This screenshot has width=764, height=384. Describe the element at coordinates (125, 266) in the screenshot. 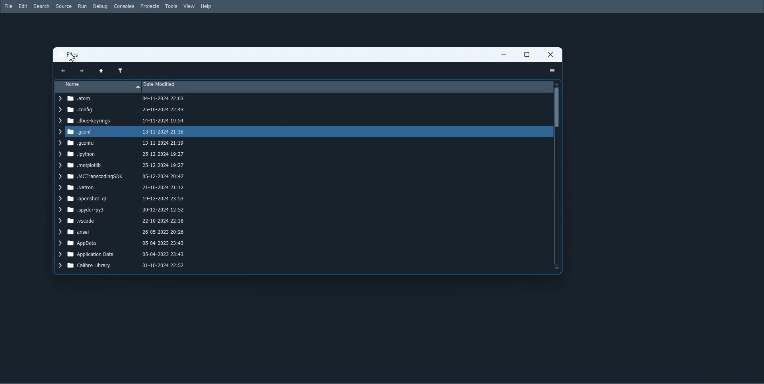

I see `Calibre Library 31-10-2024 22:52` at that location.